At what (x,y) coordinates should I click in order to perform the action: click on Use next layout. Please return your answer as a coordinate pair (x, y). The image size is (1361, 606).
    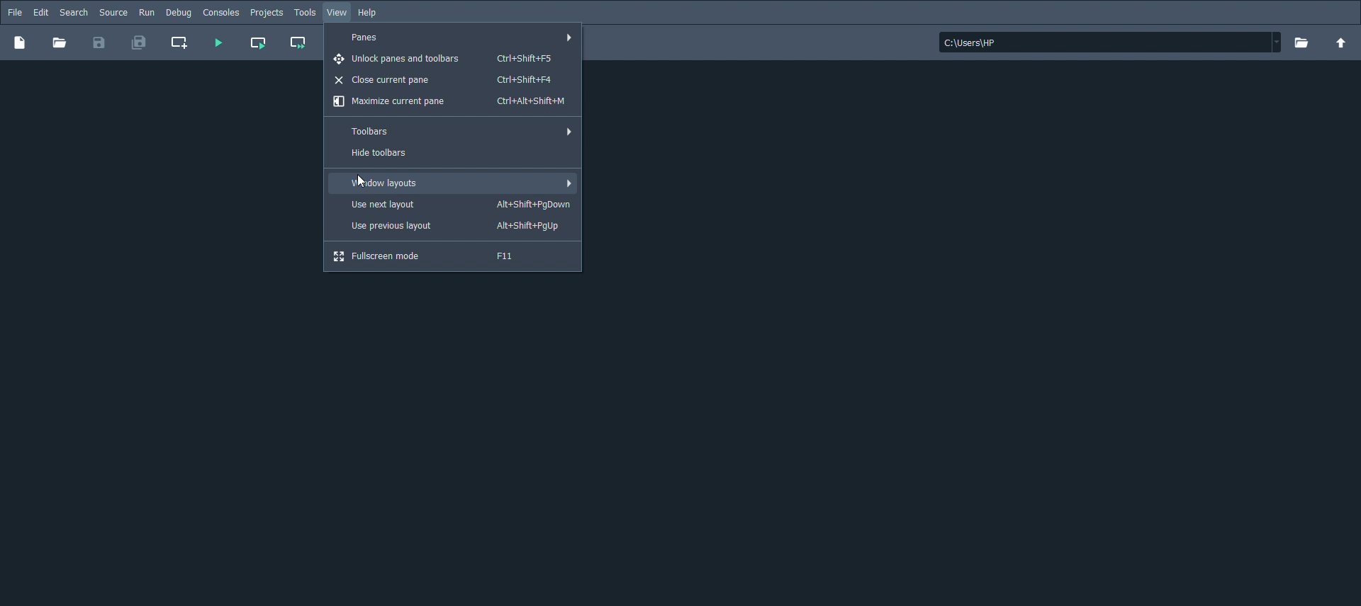
    Looking at the image, I should click on (454, 203).